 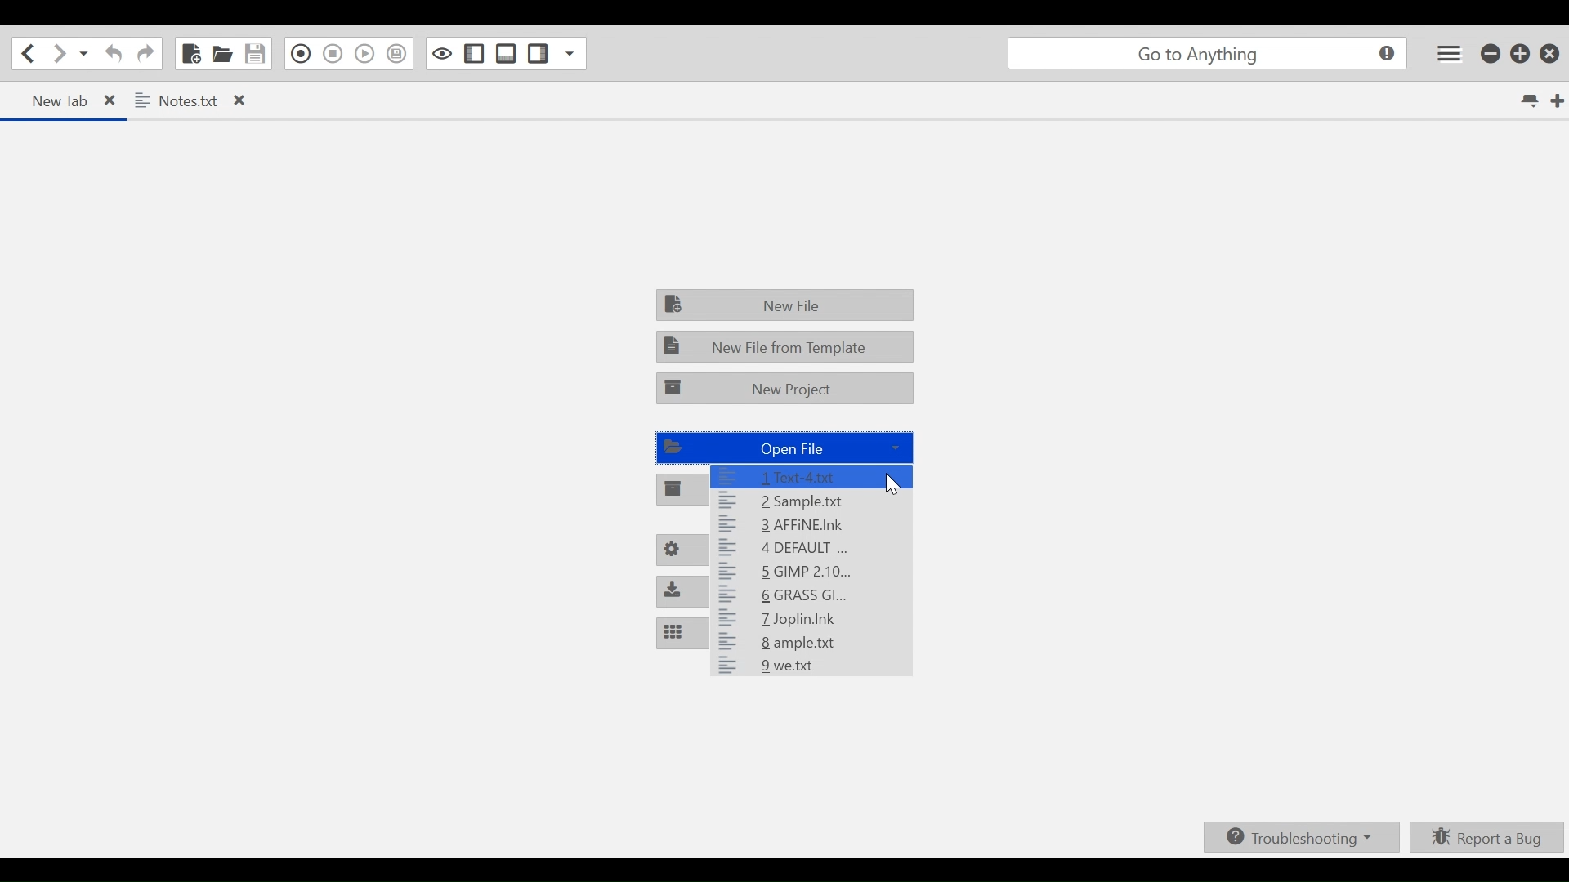 What do you see at coordinates (223, 54) in the screenshot?
I see `Open` at bounding box center [223, 54].